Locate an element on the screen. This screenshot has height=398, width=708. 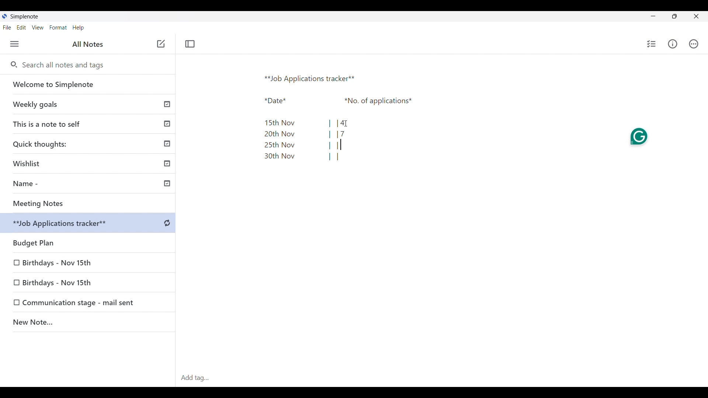
Text pasted is located at coordinates (332, 115).